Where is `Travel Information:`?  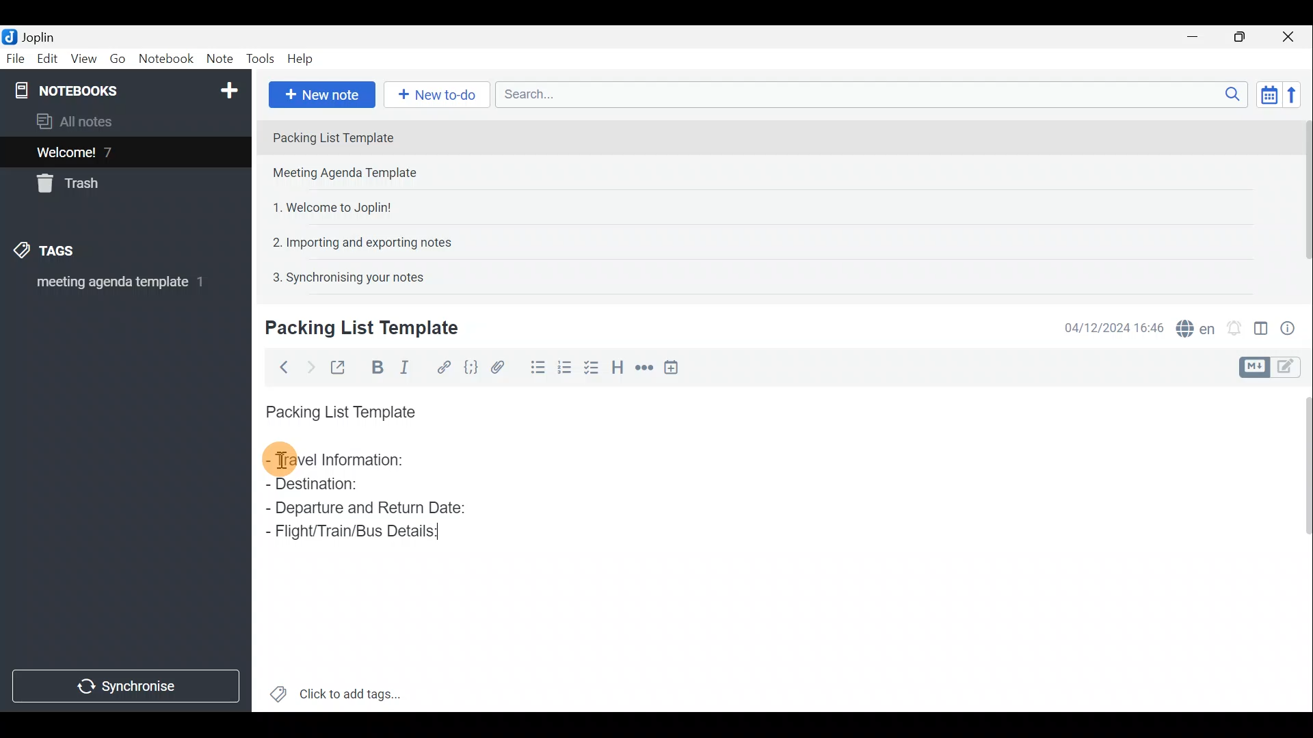 Travel Information: is located at coordinates (347, 461).